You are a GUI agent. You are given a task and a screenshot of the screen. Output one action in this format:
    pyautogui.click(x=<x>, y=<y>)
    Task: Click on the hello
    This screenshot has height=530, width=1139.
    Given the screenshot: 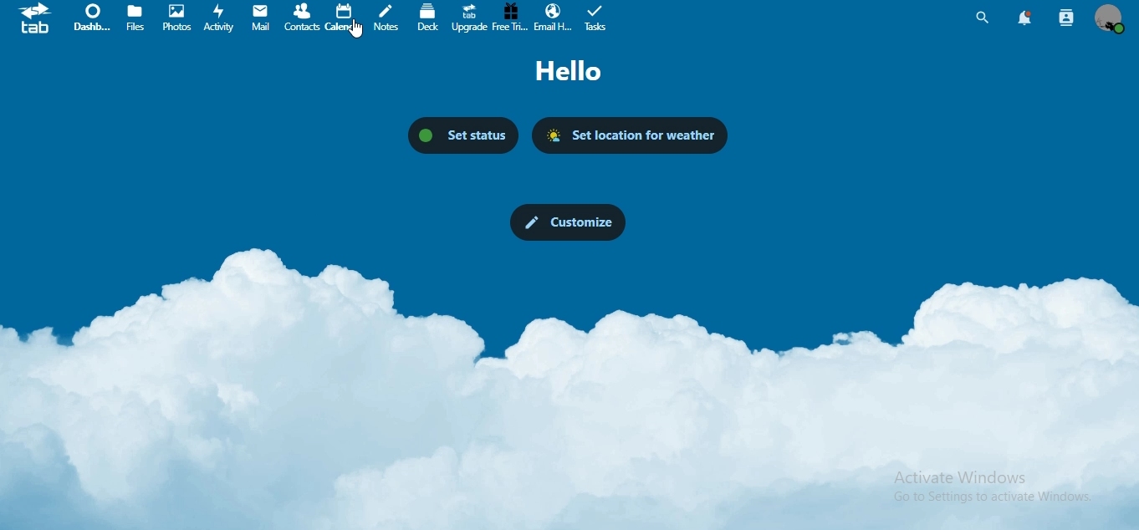 What is the action you would take?
    pyautogui.click(x=576, y=73)
    